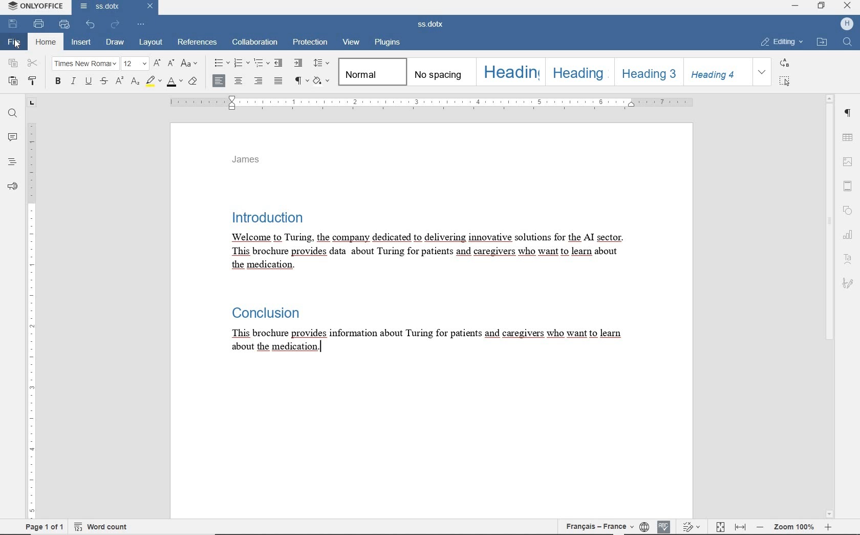  Describe the element at coordinates (299, 64) in the screenshot. I see `INCREASE INDENT` at that location.